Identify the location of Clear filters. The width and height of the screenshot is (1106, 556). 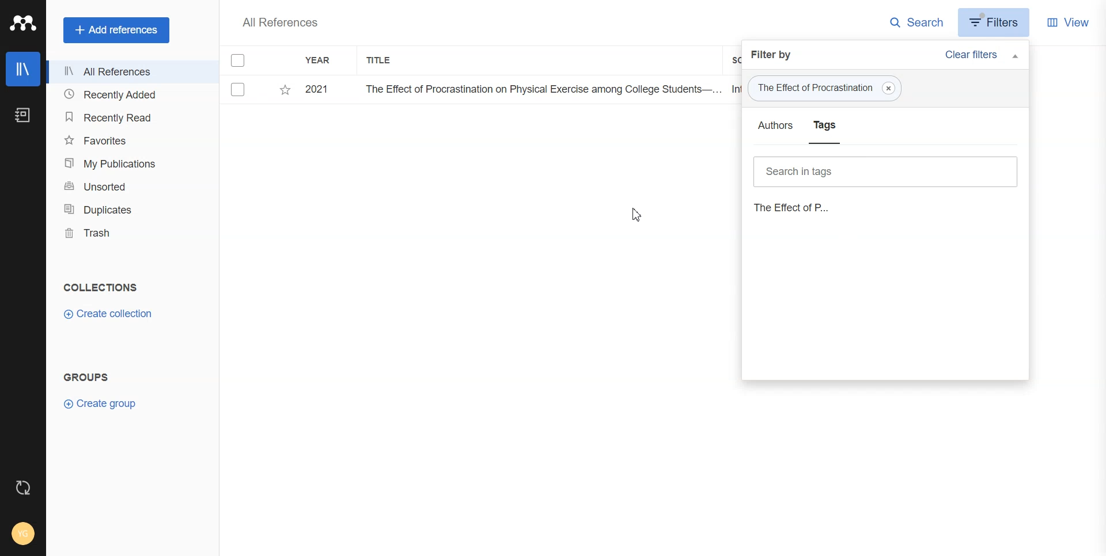
(983, 55).